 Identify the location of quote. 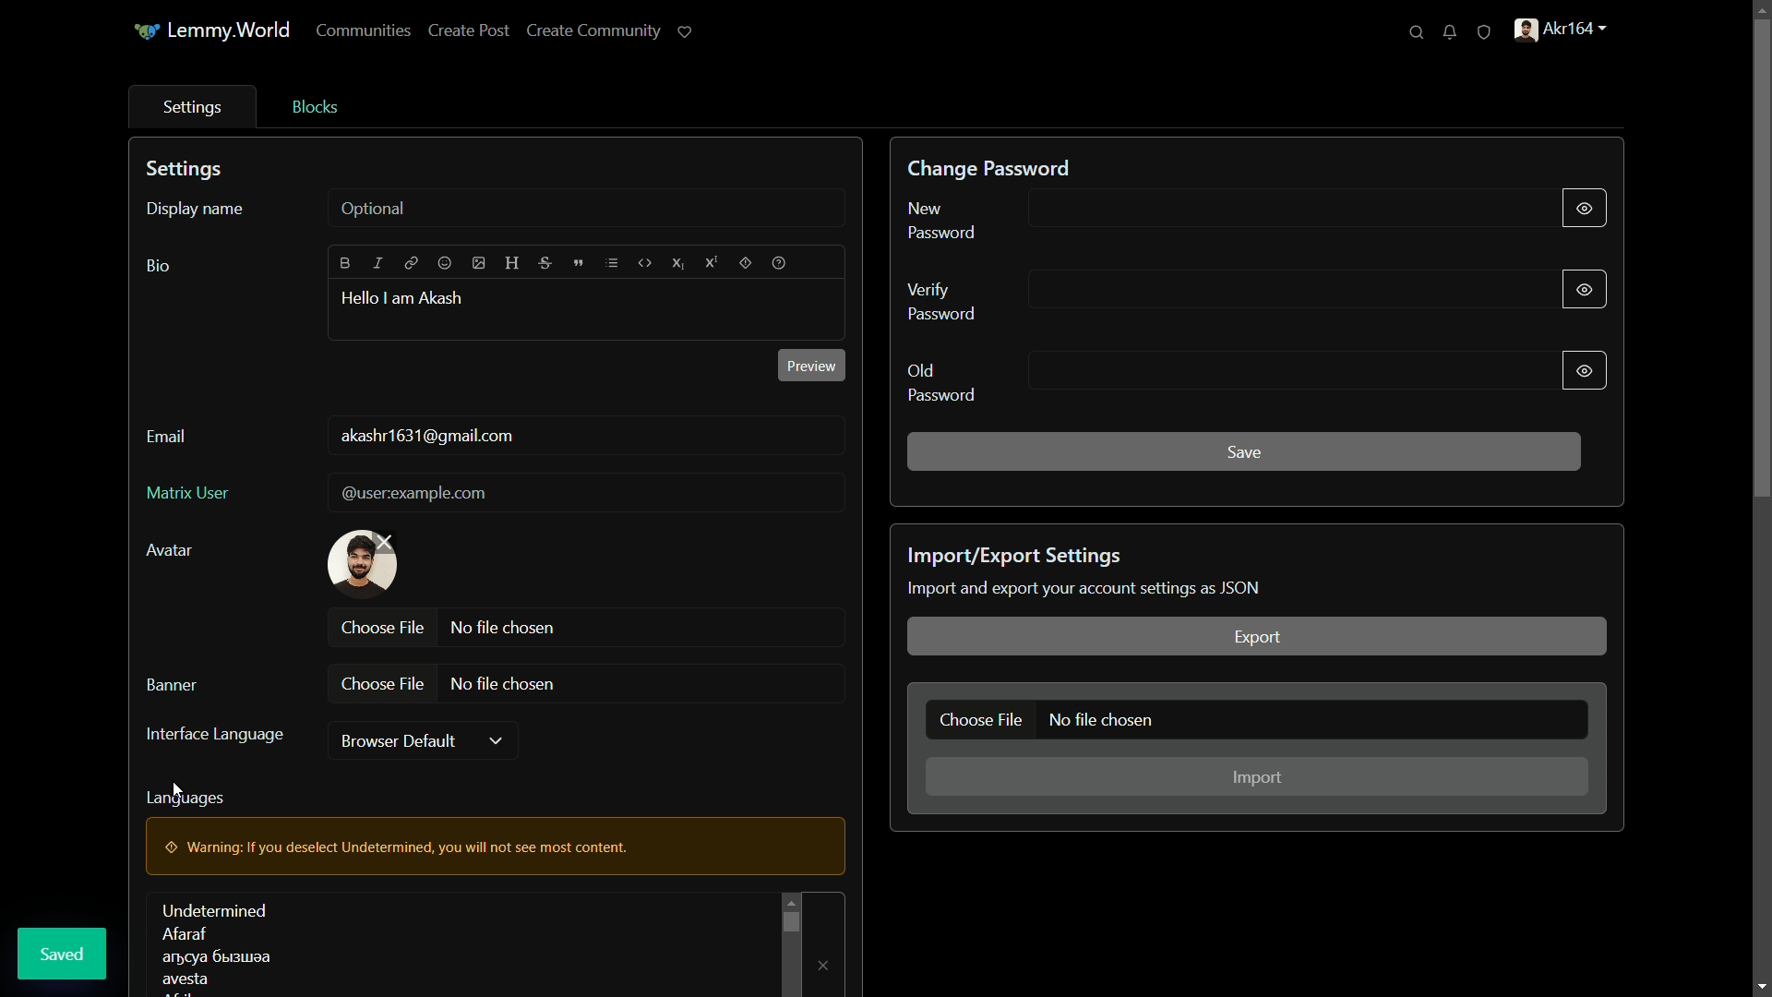
(579, 264).